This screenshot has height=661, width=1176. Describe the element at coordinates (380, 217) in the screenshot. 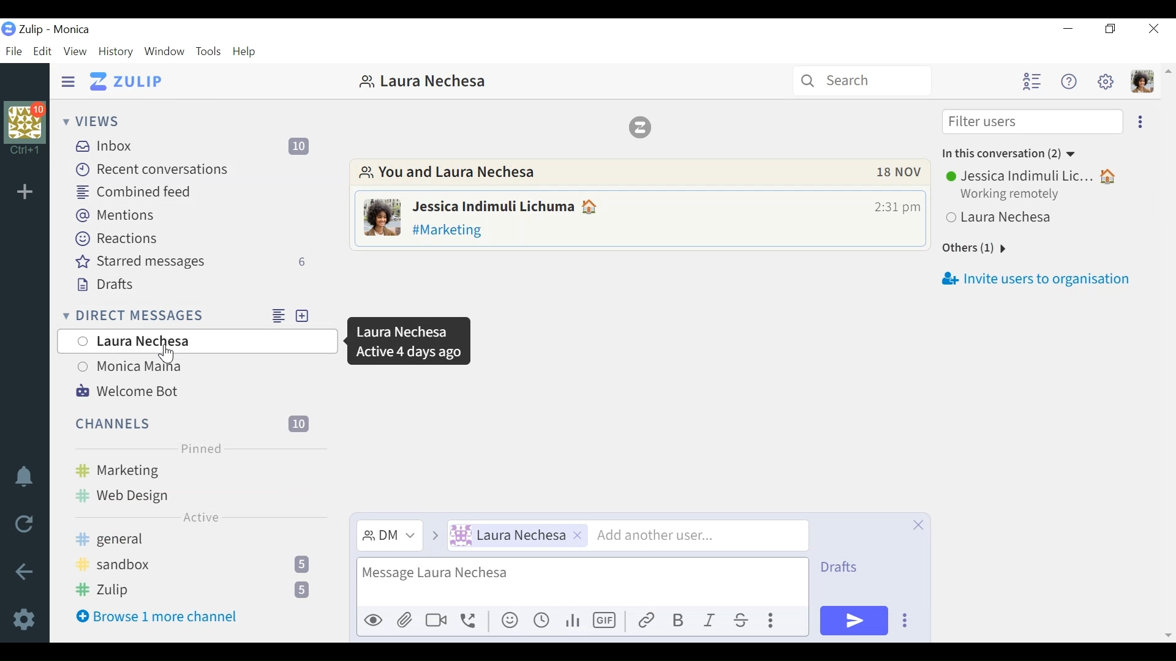

I see `User profile photo` at that location.